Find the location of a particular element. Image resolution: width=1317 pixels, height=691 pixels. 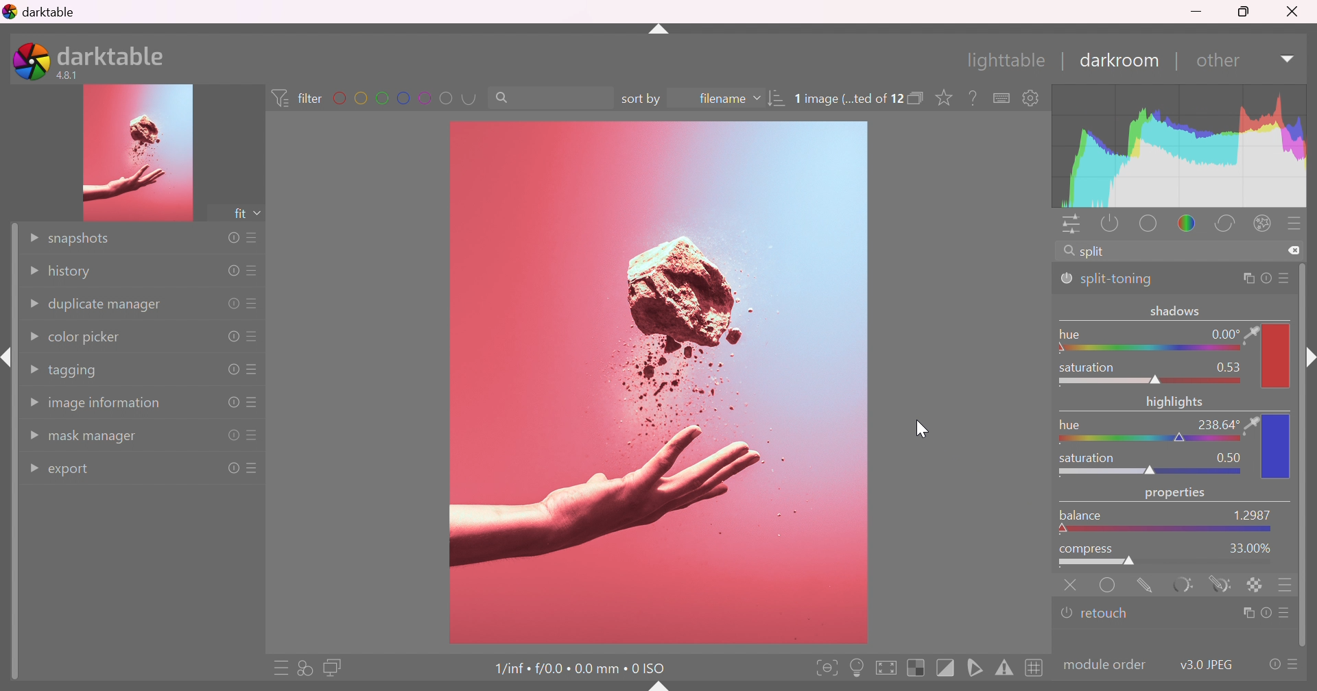

slider is located at coordinates (1175, 565).